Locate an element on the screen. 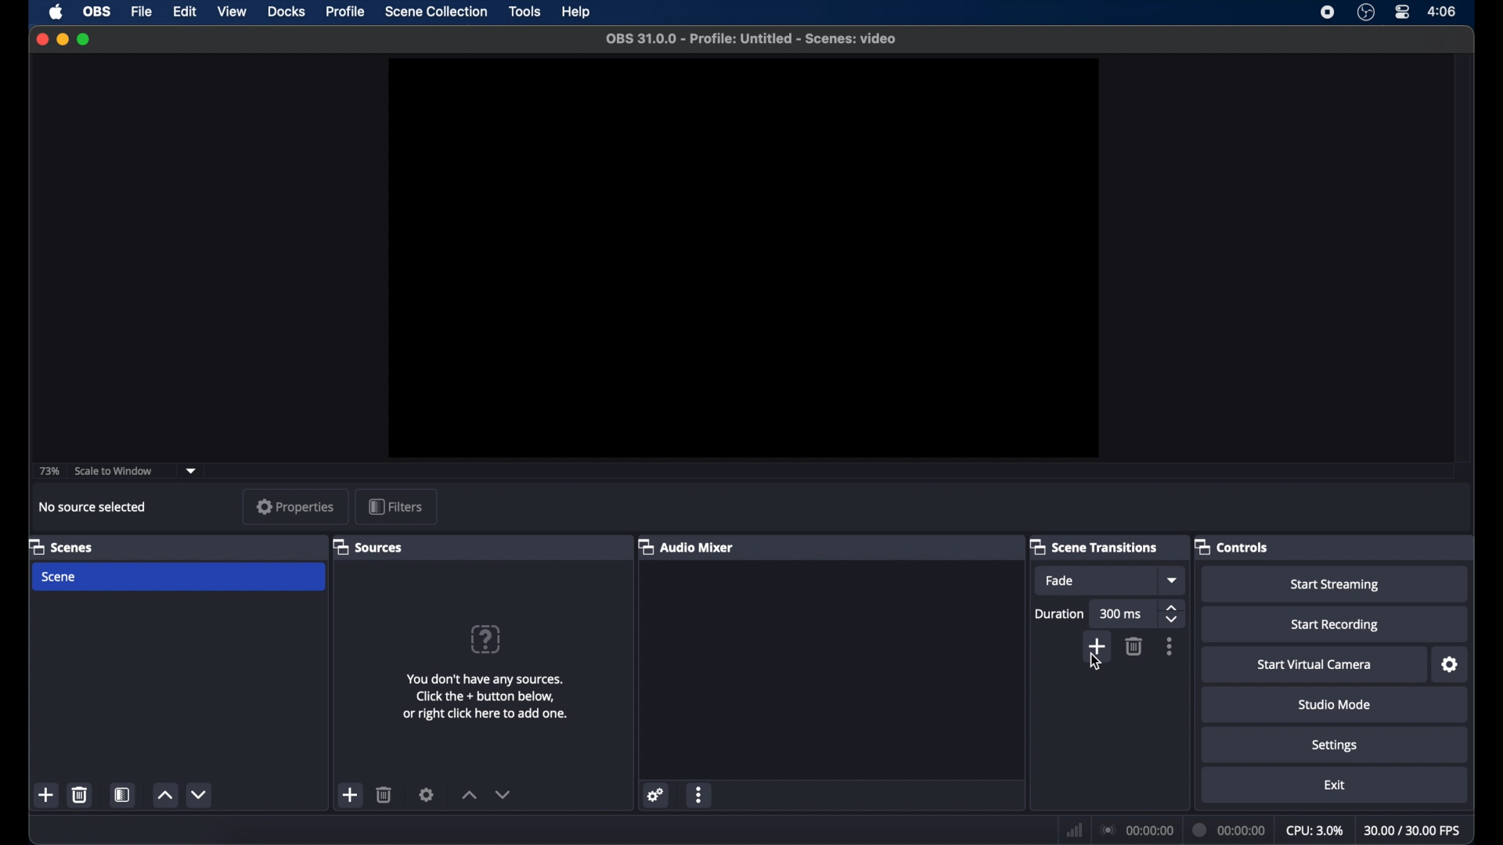 The width and height of the screenshot is (1503, 845). view is located at coordinates (232, 13).